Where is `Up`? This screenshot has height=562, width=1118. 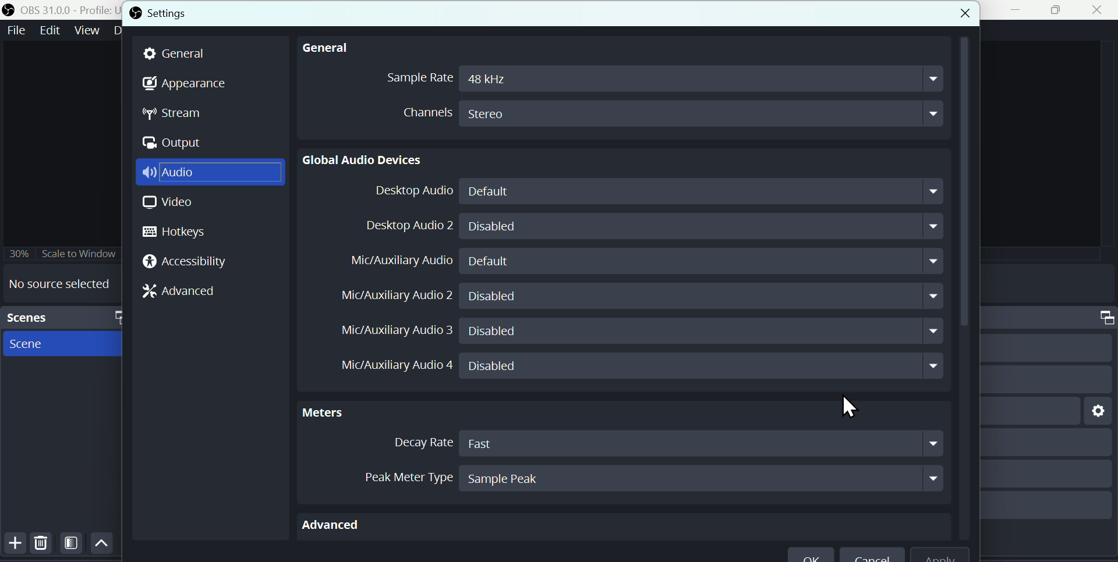 Up is located at coordinates (101, 544).